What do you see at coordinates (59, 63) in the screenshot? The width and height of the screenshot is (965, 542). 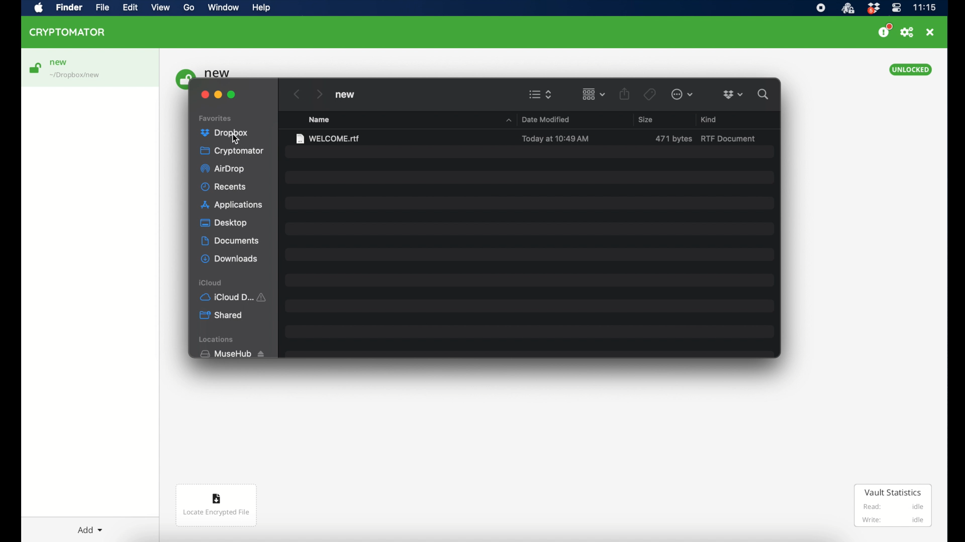 I see `new` at bounding box center [59, 63].